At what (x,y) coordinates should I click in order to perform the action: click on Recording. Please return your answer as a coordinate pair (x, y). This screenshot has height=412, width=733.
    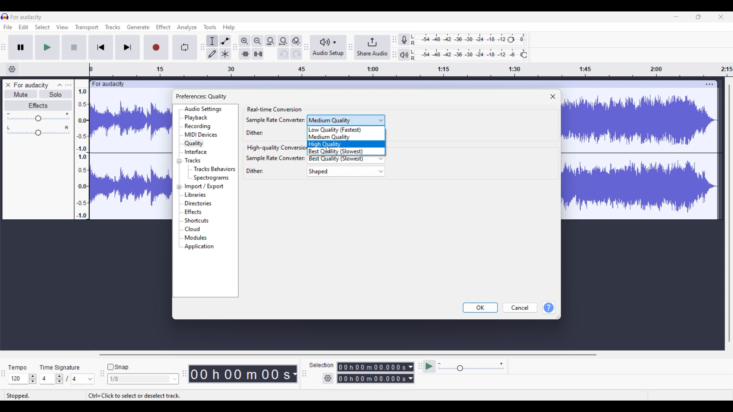
    Looking at the image, I should click on (198, 126).